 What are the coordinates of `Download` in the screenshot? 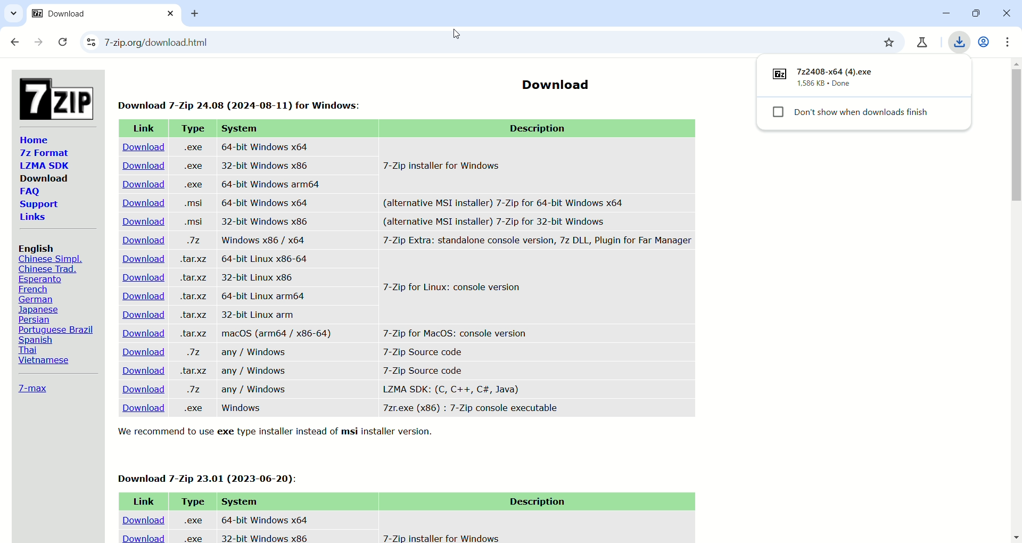 It's located at (44, 178).